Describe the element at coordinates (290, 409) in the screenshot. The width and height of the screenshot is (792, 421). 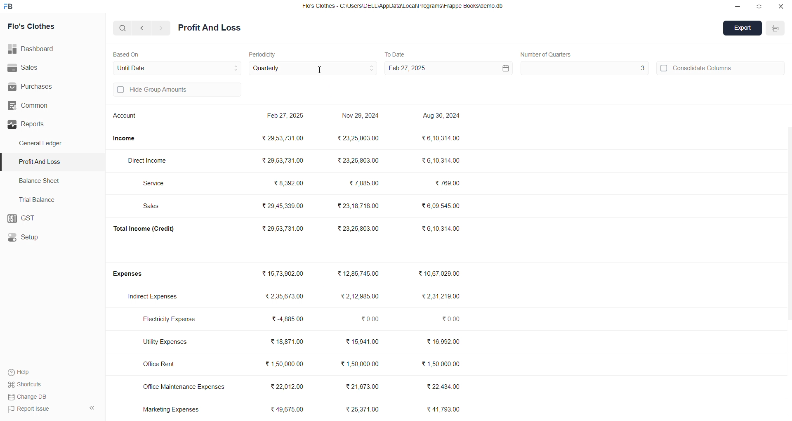
I see `₹49,675.00` at that location.